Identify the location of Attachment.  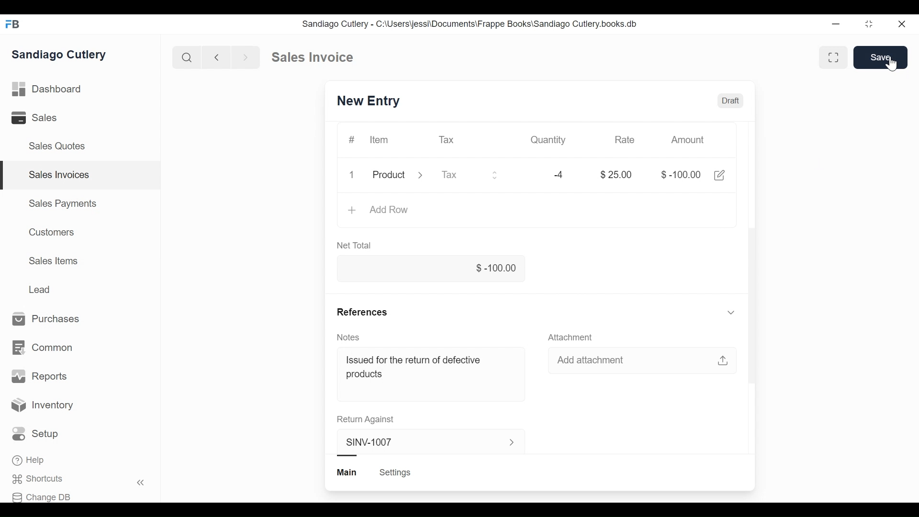
(572, 337).